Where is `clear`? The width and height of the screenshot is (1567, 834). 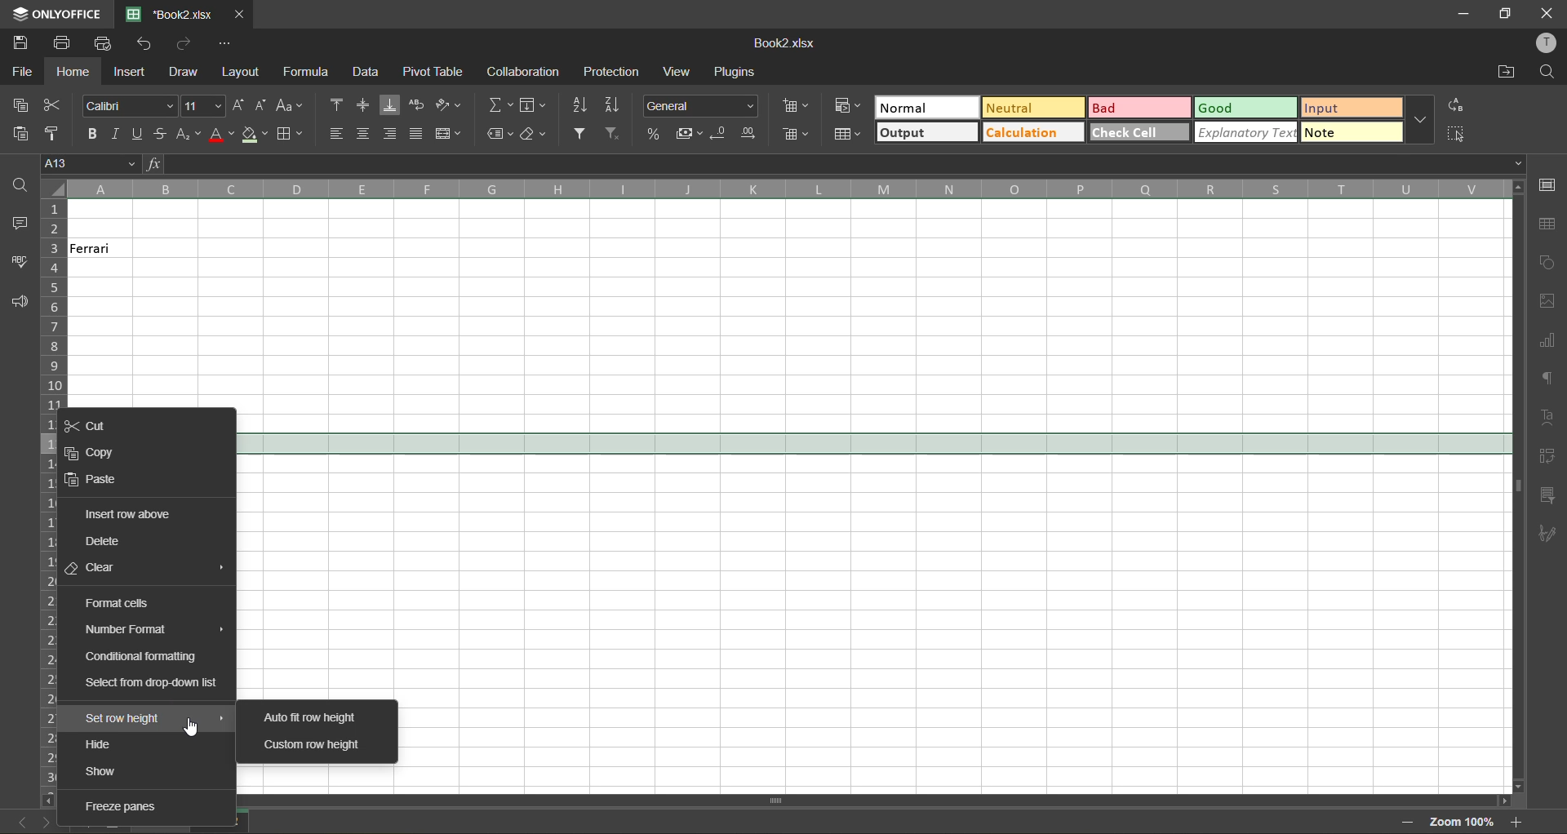
clear is located at coordinates (146, 569).